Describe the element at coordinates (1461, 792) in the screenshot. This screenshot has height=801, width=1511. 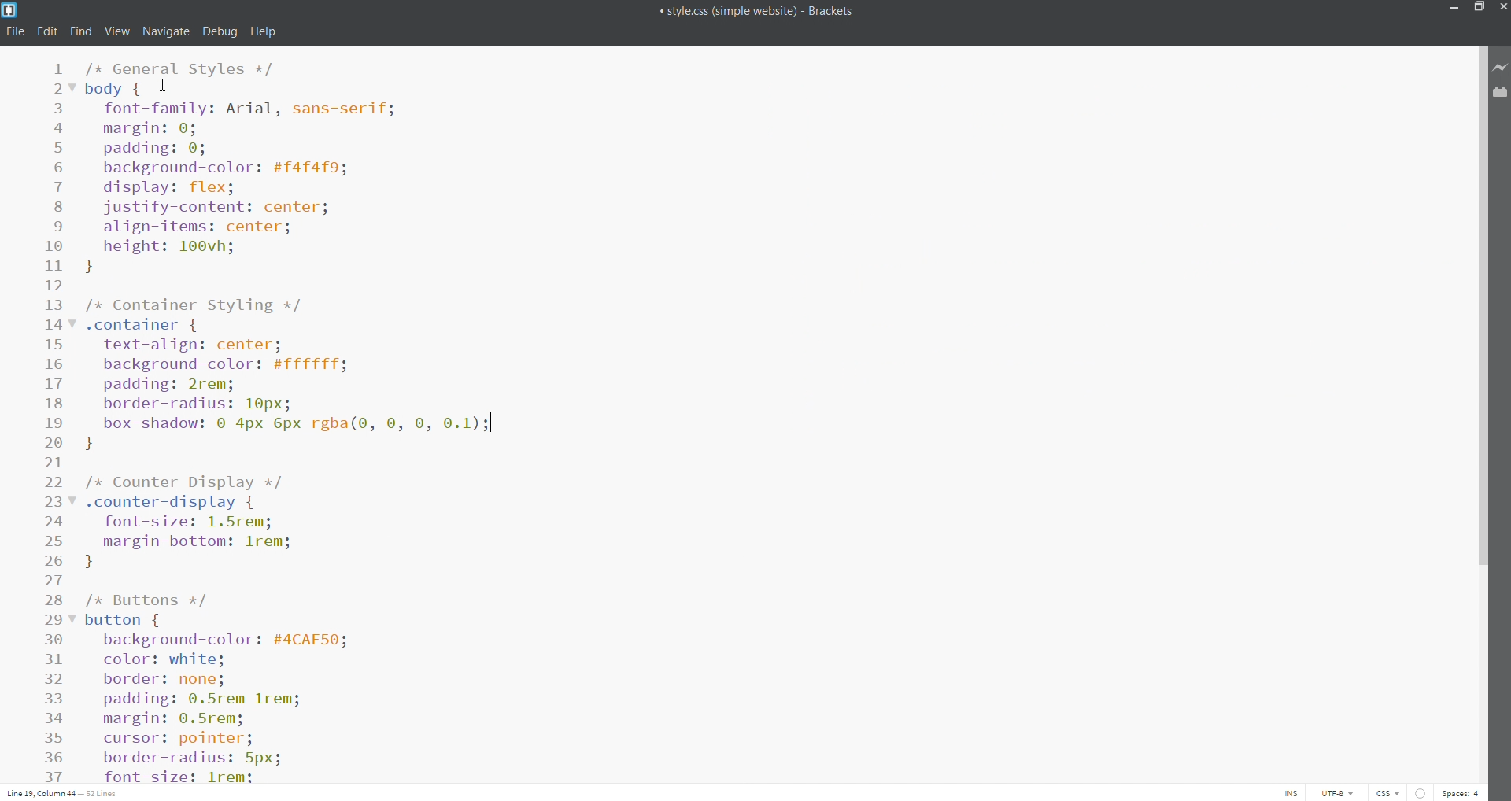
I see `space count` at that location.